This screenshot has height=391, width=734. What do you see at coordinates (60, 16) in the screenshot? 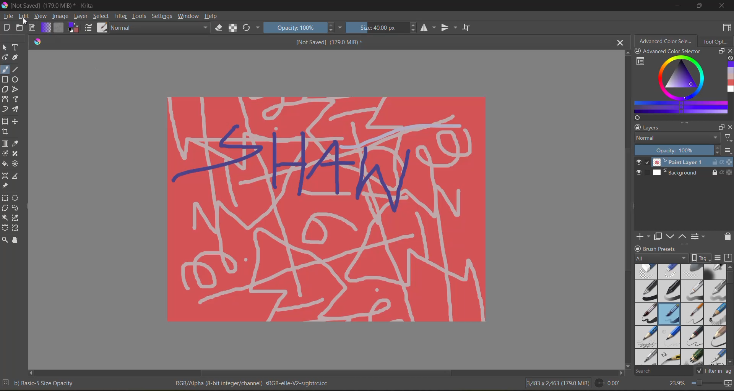
I see `image` at bounding box center [60, 16].